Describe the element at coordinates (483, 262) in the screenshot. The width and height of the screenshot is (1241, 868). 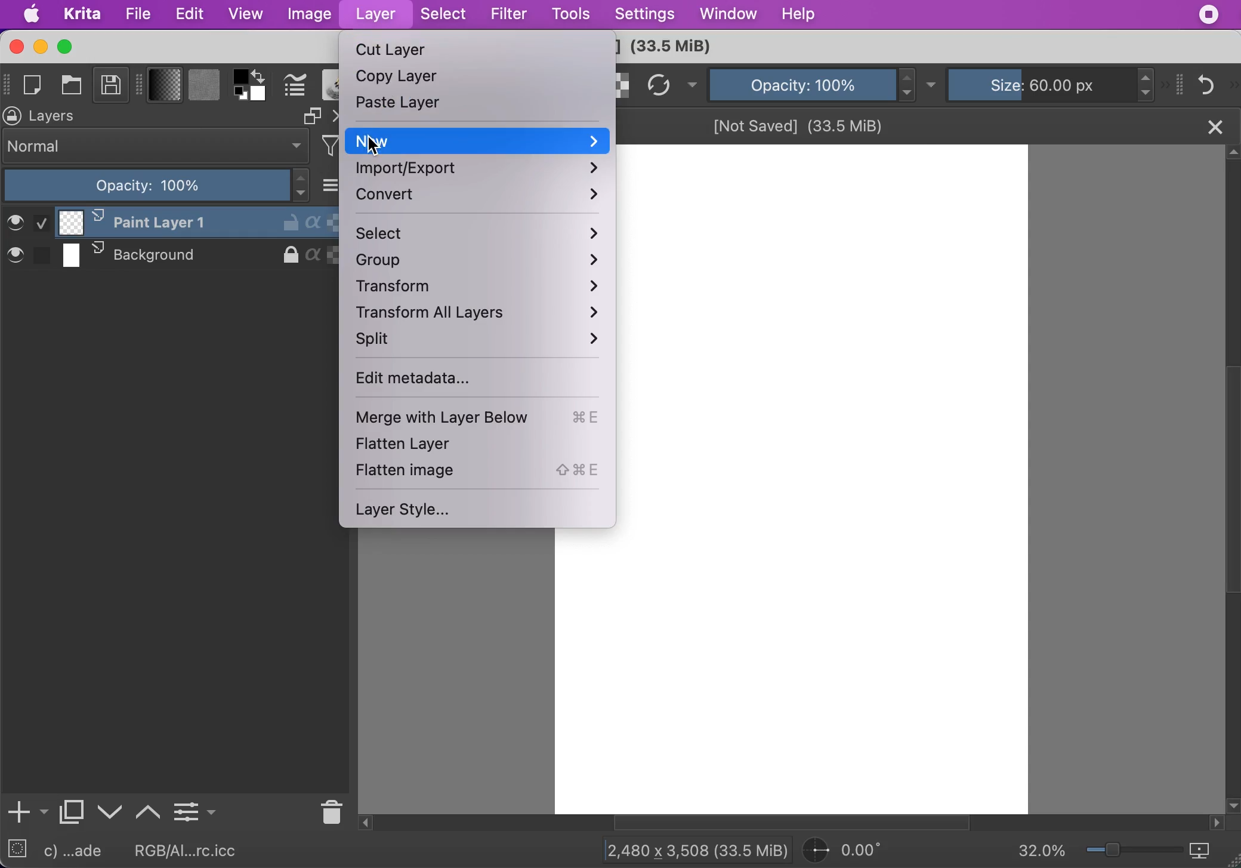
I see `group` at that location.